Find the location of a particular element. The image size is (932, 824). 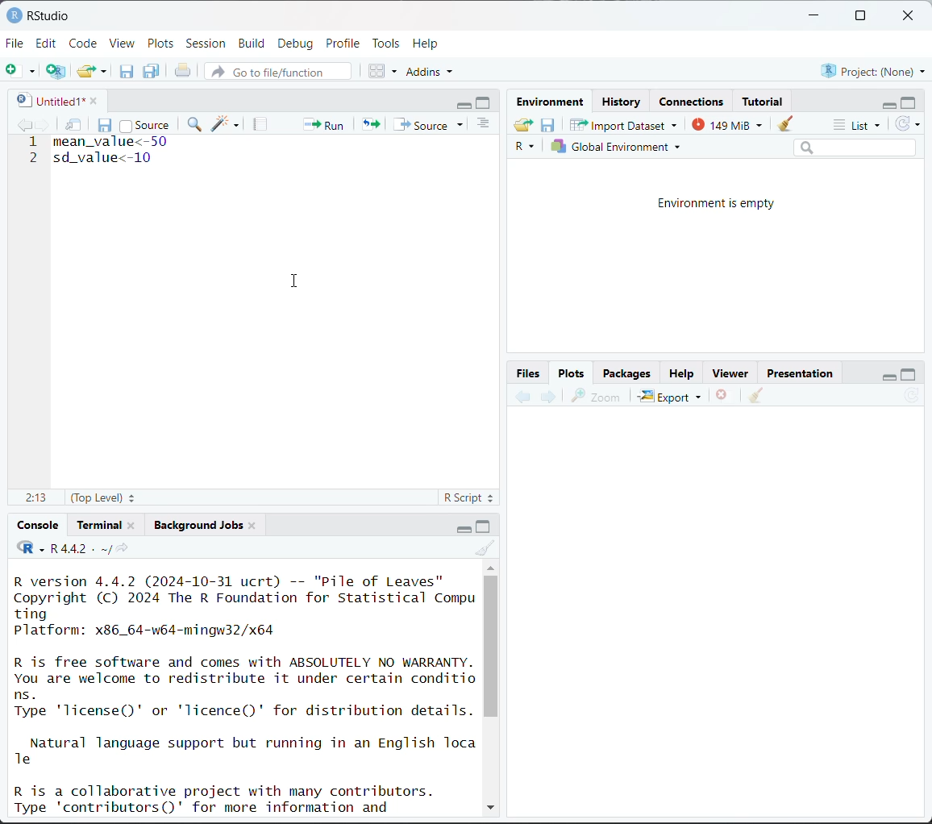

(top level) is located at coordinates (105, 497).